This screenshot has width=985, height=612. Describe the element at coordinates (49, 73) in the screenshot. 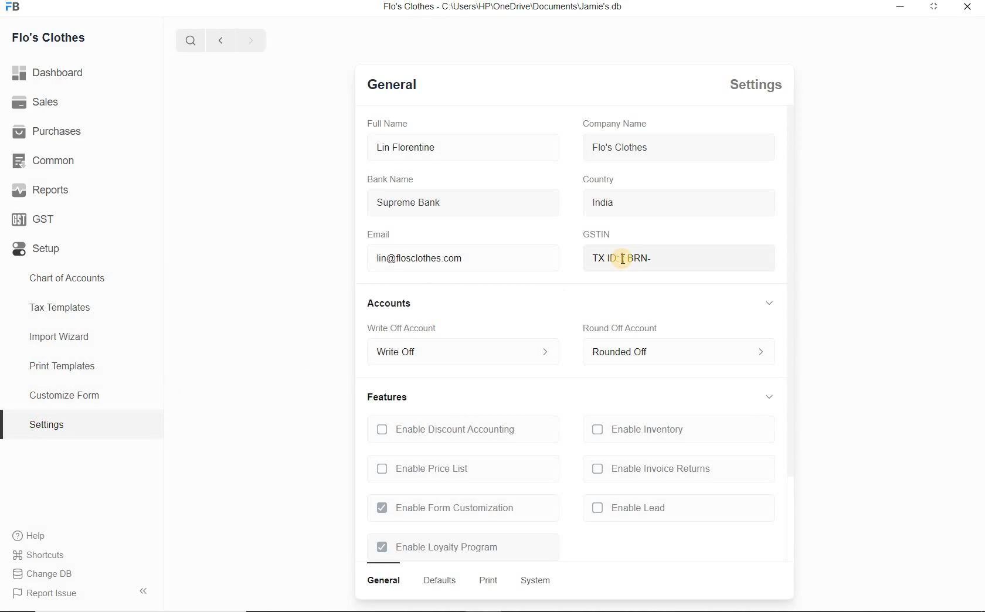

I see `dashboard` at that location.